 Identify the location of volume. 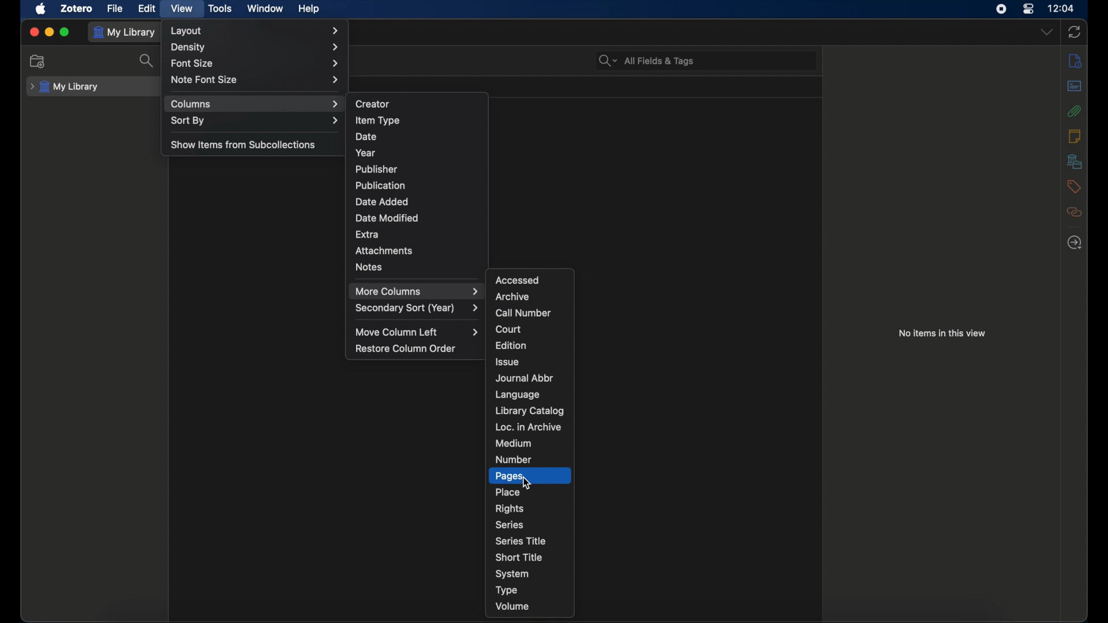
(513, 606).